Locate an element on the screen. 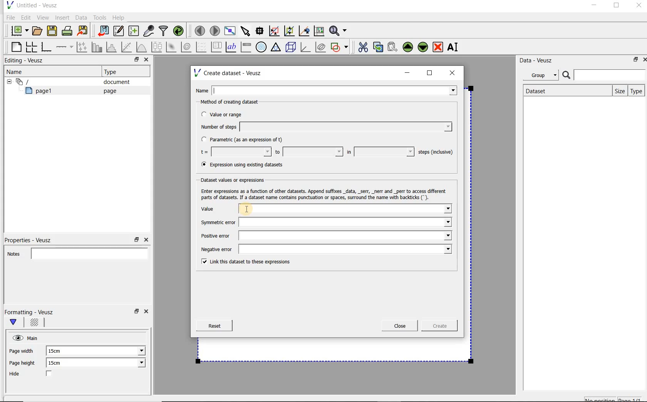 This screenshot has width=647, height=402. restore down is located at coordinates (137, 240).